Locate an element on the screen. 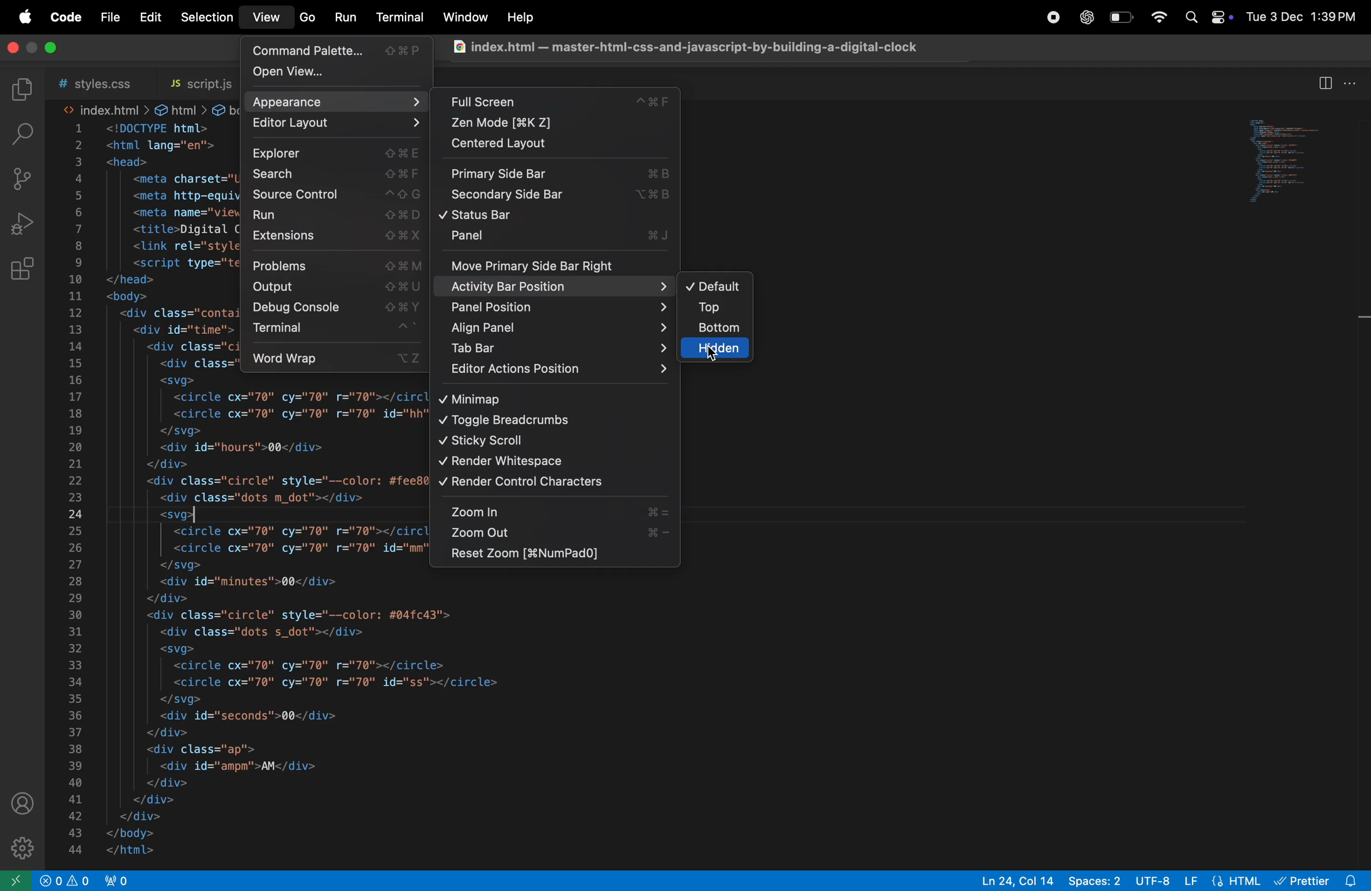 The width and height of the screenshot is (1371, 891). centered layout is located at coordinates (552, 144).